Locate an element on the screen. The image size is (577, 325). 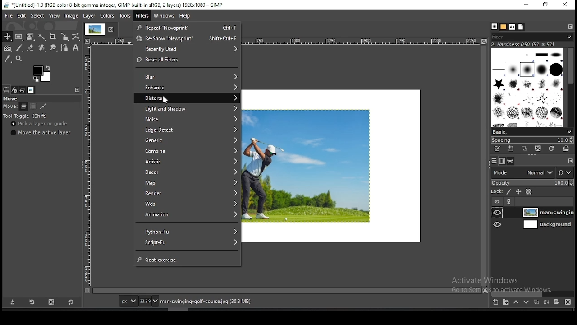
delete layer is located at coordinates (570, 302).